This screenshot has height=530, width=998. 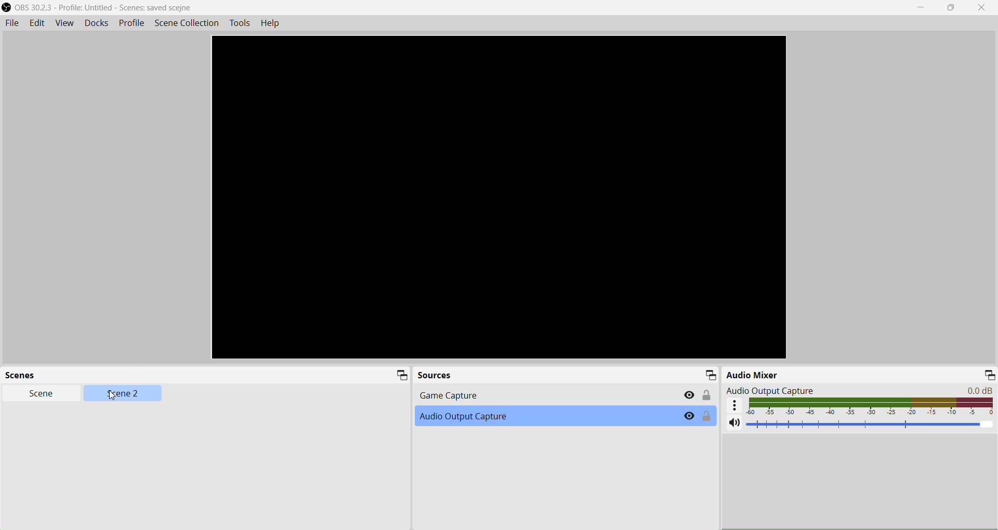 What do you see at coordinates (860, 390) in the screenshot?
I see `Audio Output Capture` at bounding box center [860, 390].